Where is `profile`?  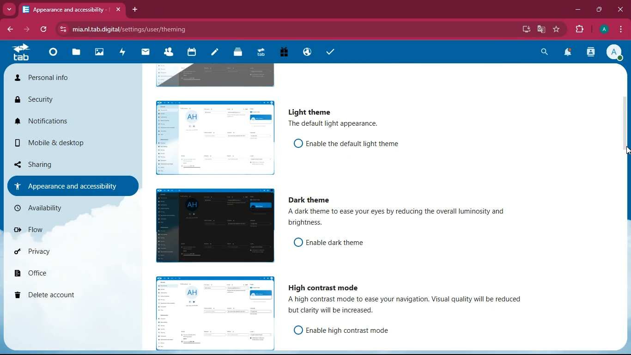
profile is located at coordinates (615, 54).